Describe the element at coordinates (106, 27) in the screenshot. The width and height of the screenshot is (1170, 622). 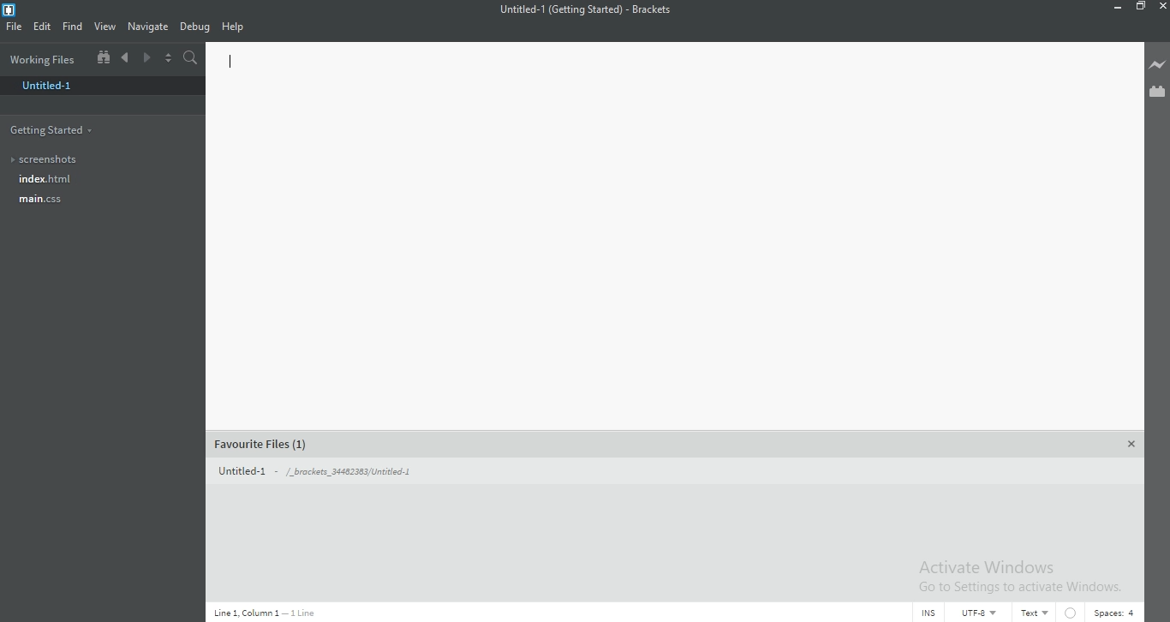
I see `View` at that location.